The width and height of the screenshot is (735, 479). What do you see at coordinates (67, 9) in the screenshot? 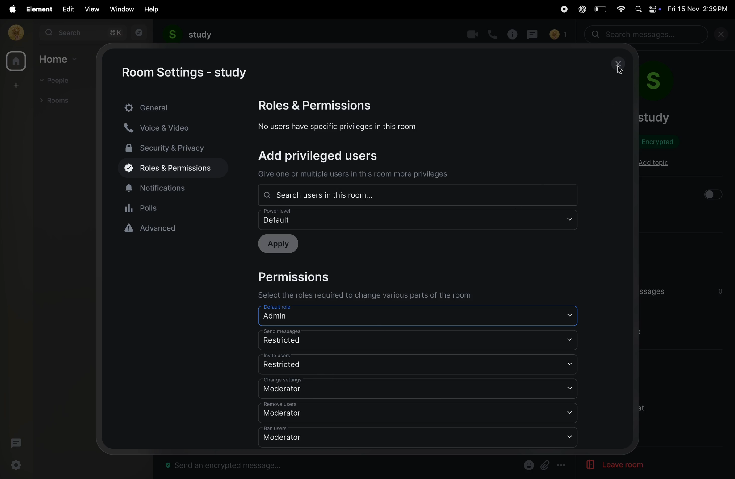
I see `edit` at bounding box center [67, 9].